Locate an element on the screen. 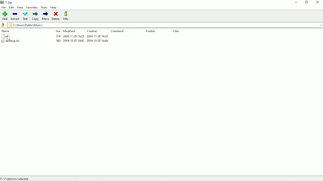  0/2 object(S) selected is located at coordinates (16, 178).